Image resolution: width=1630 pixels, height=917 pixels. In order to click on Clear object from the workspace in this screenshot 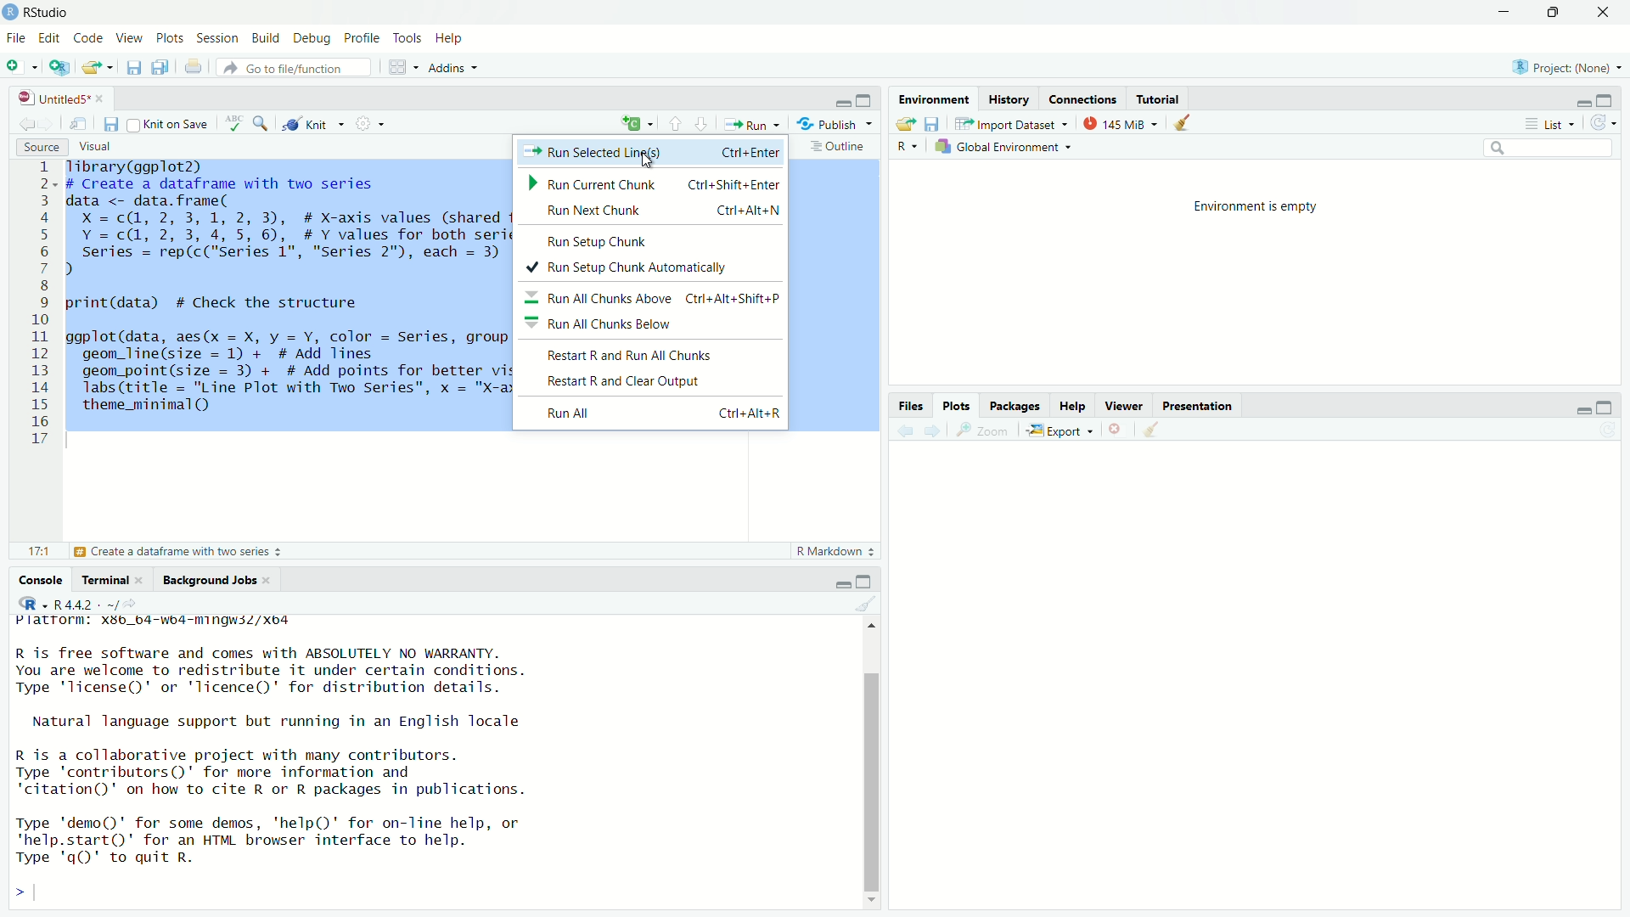, I will do `click(1185, 122)`.